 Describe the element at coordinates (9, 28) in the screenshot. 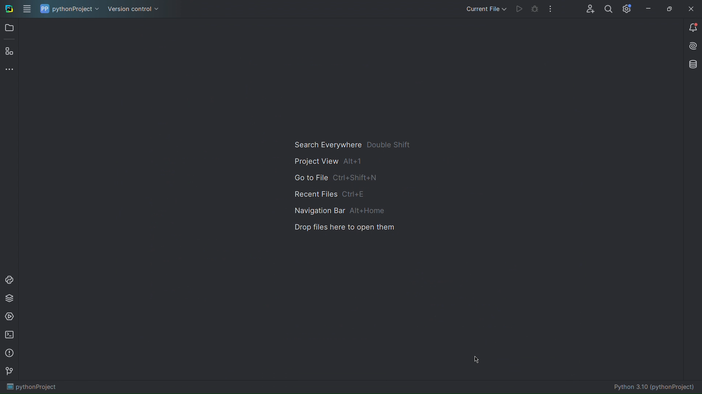

I see `Open Folder` at that location.